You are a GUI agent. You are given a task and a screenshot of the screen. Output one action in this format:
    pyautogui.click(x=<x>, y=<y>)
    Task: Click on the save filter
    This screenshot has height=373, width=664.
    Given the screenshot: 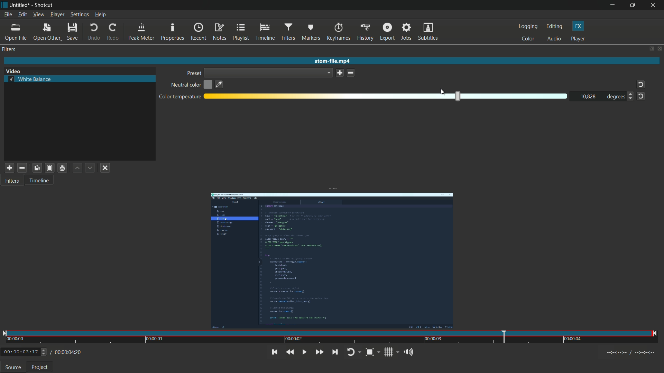 What is the action you would take?
    pyautogui.click(x=49, y=168)
    